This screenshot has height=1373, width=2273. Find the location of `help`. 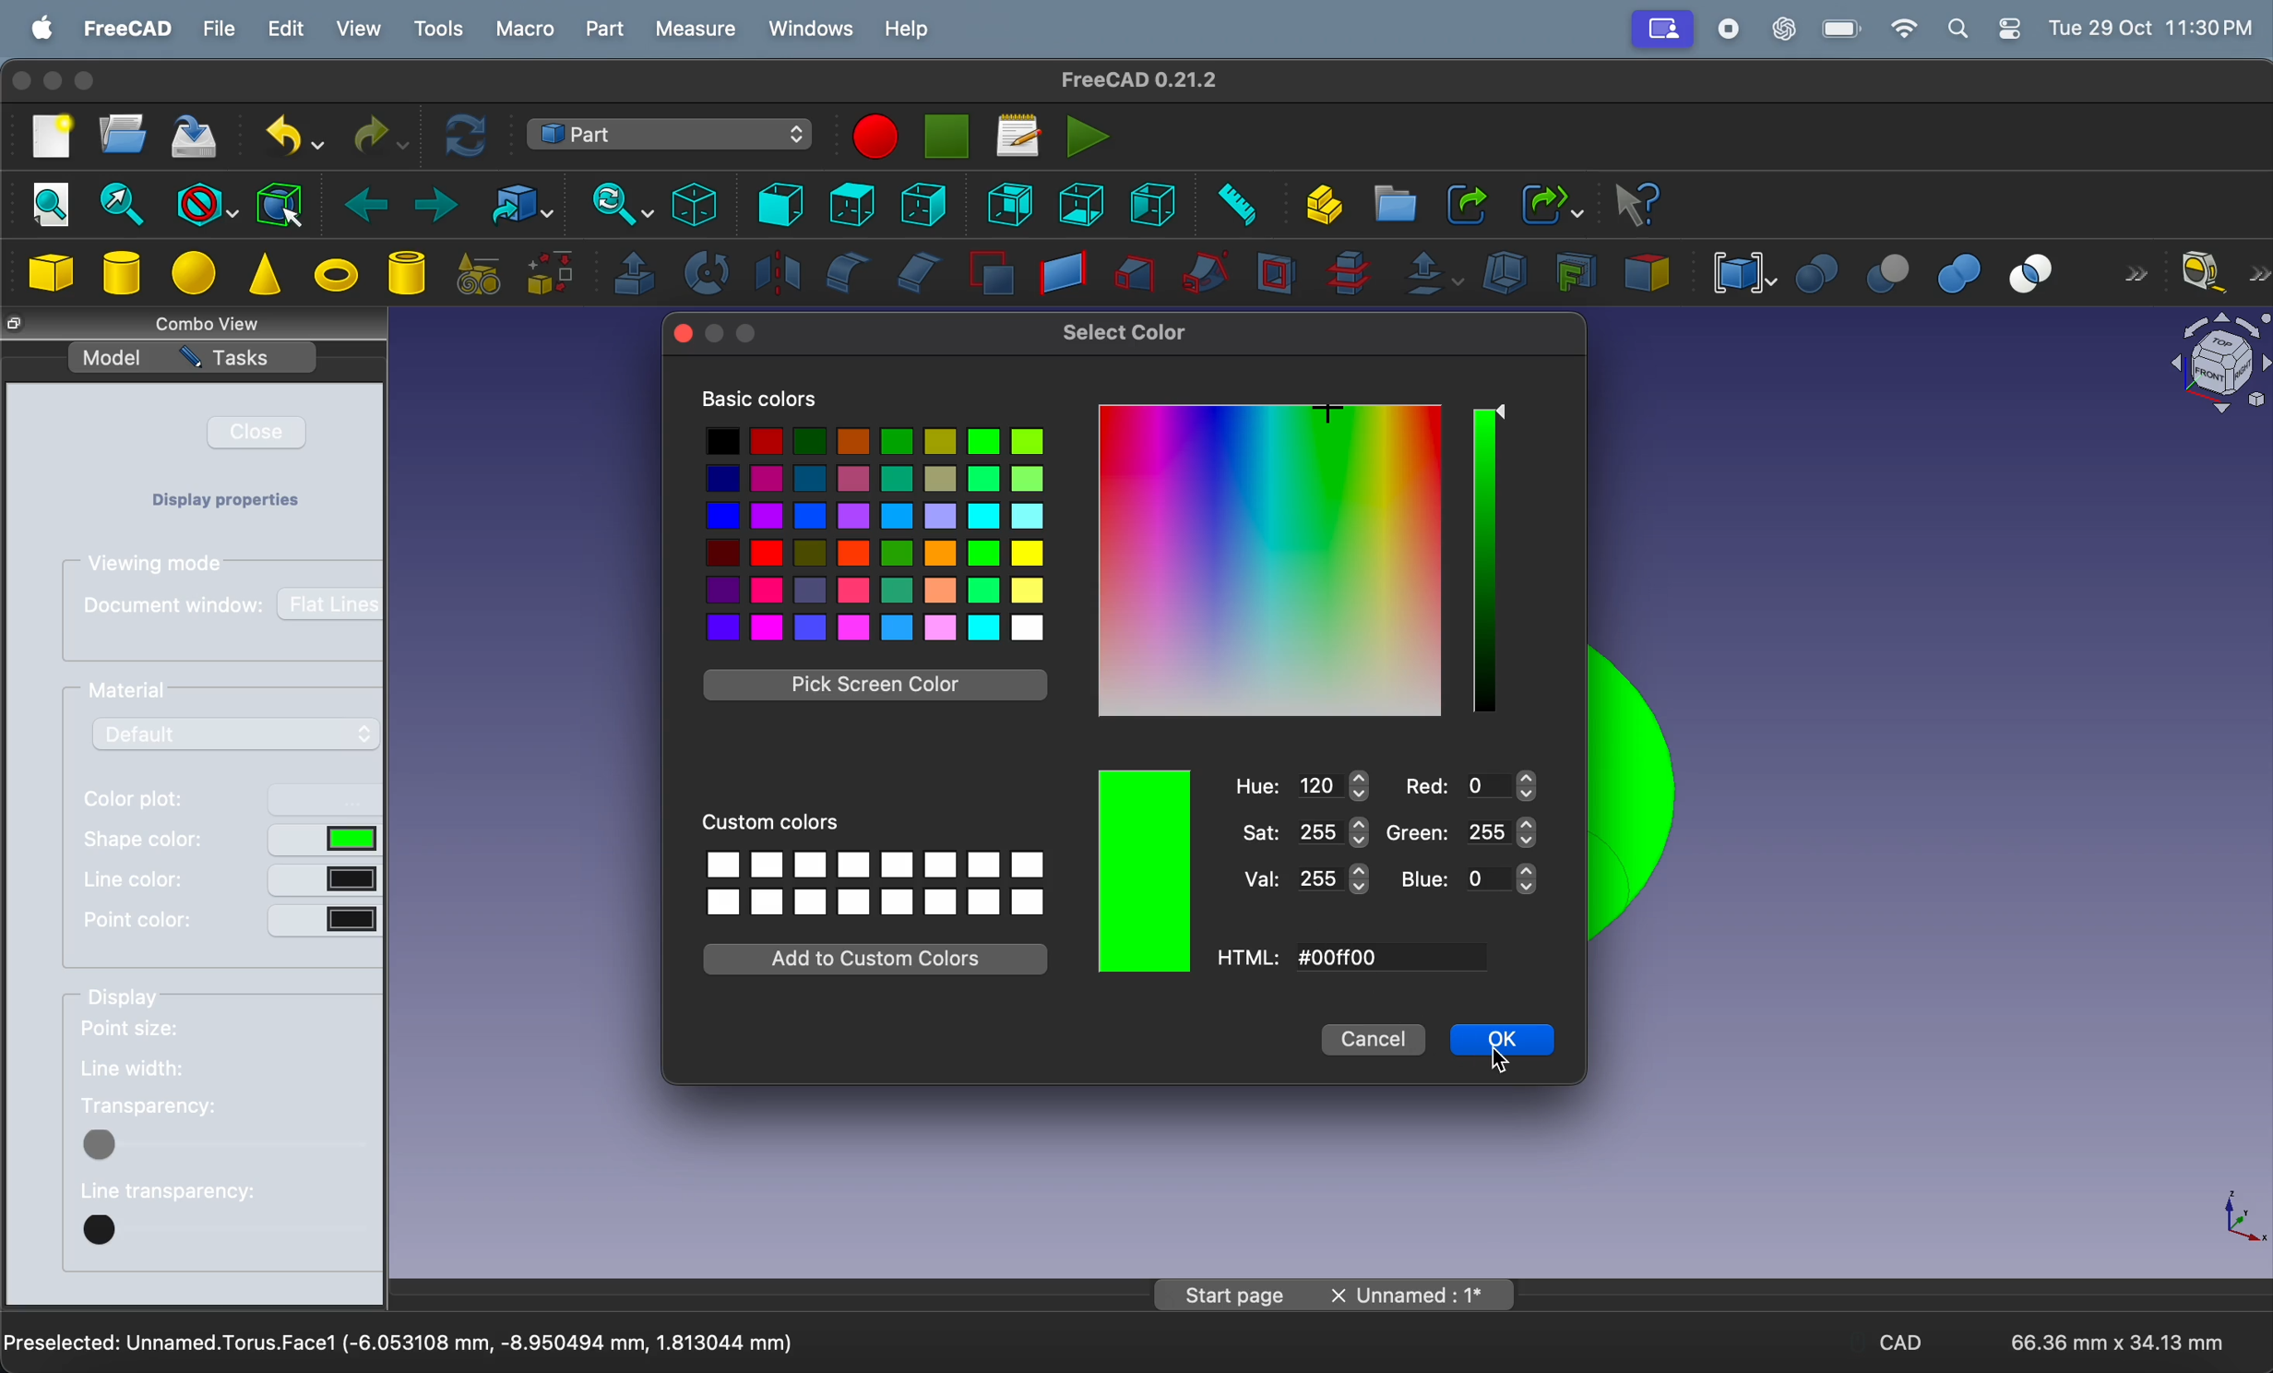

help is located at coordinates (910, 29).